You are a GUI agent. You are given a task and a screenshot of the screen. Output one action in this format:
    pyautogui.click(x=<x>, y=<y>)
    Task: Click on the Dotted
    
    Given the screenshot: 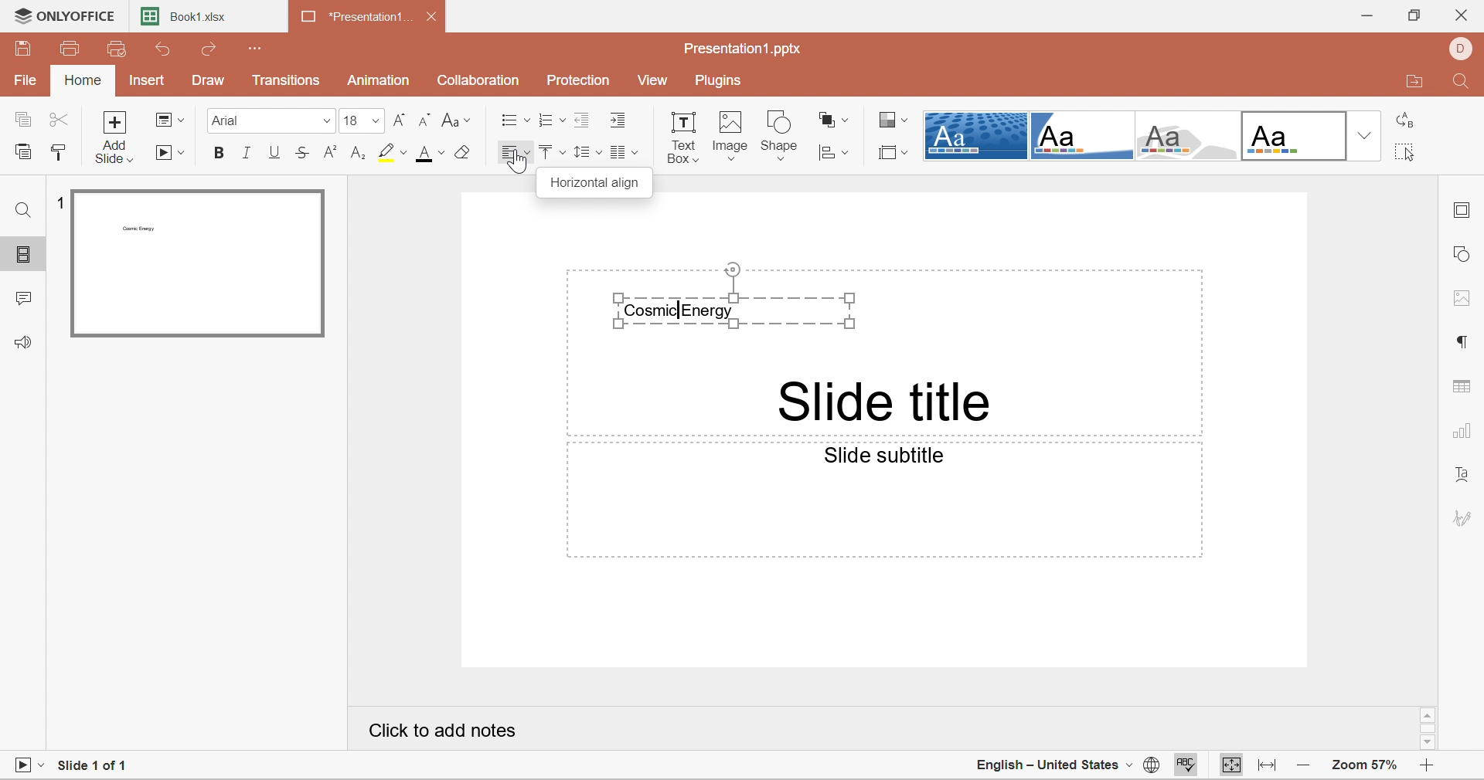 What is the action you would take?
    pyautogui.click(x=975, y=135)
    